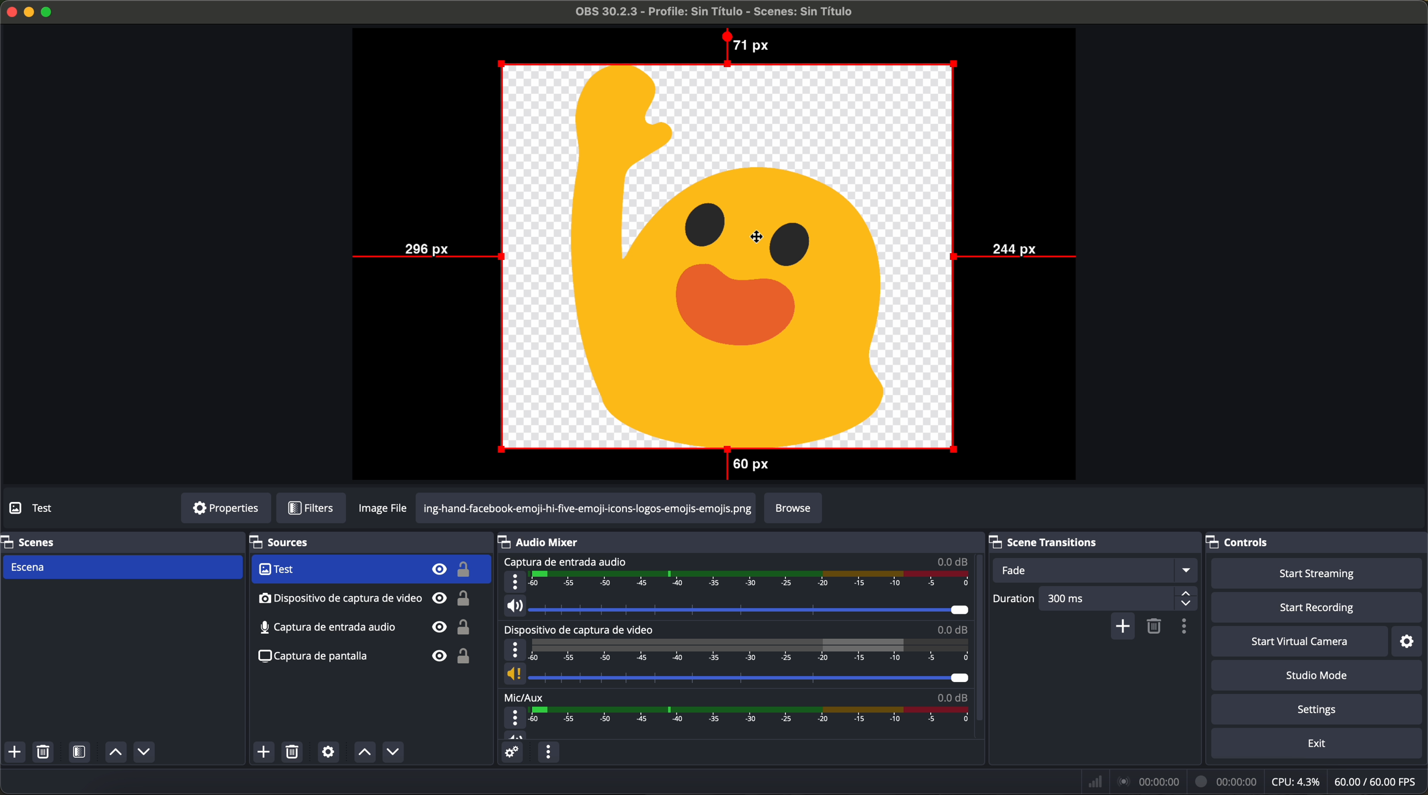  What do you see at coordinates (390, 753) in the screenshot?
I see `move source down` at bounding box center [390, 753].